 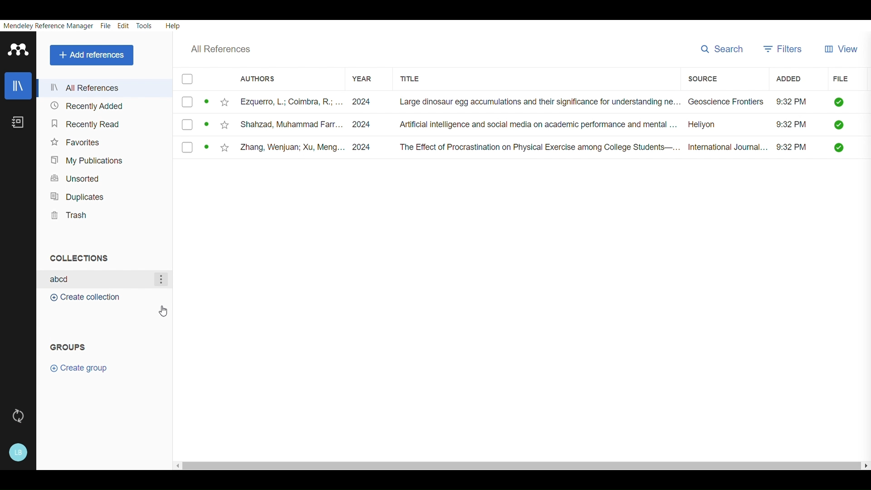 I want to click on Create Collection, so click(x=90, y=298).